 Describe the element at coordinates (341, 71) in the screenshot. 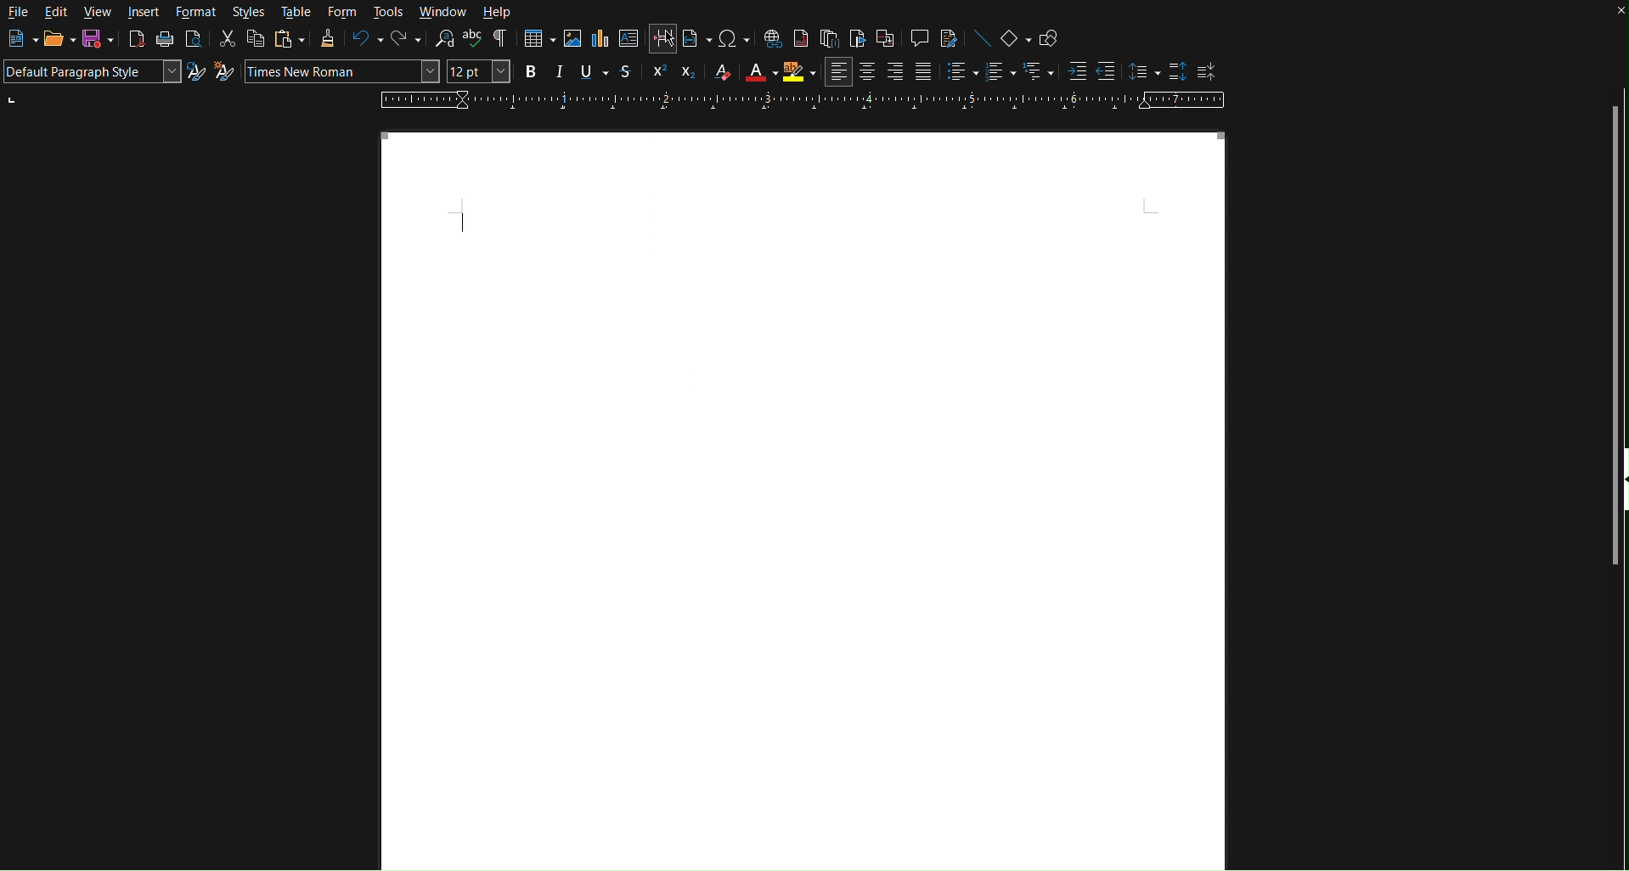

I see `Times New Roman` at that location.